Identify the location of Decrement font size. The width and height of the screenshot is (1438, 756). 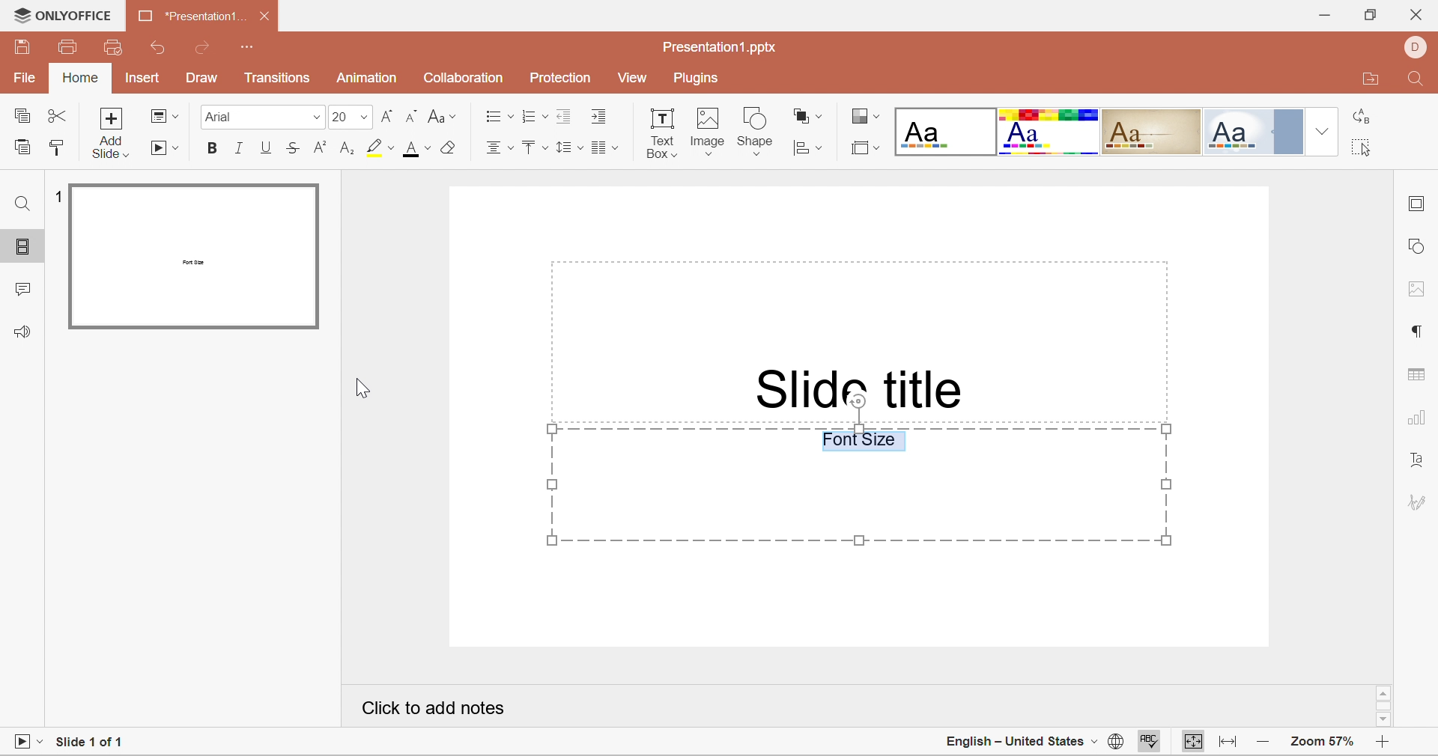
(411, 117).